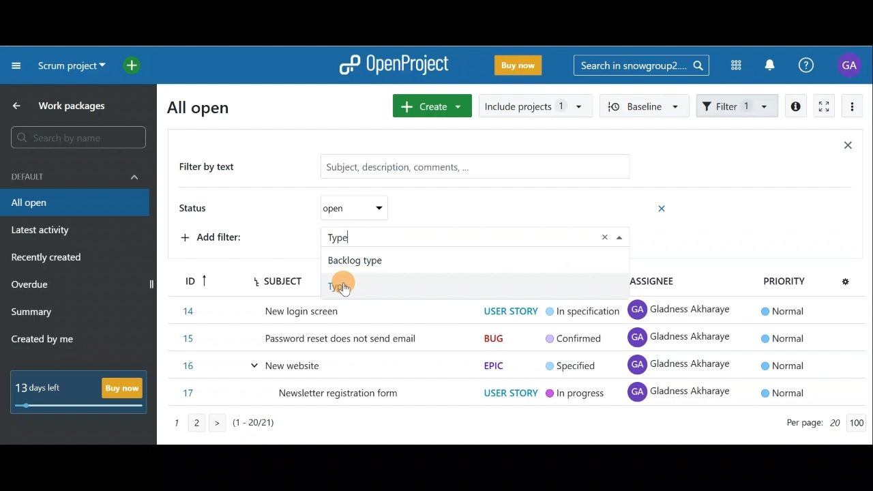 The height and width of the screenshot is (491, 873). Describe the element at coordinates (847, 148) in the screenshot. I see `Close` at that location.